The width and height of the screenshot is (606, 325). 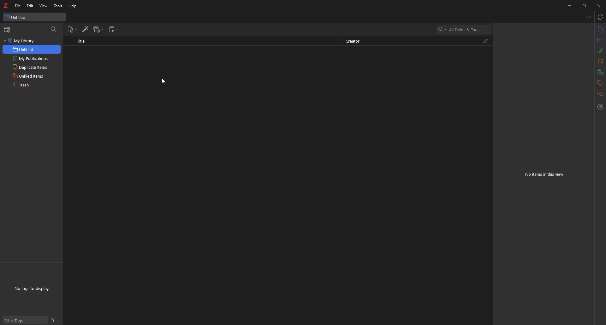 I want to click on libraries, so click(x=599, y=72).